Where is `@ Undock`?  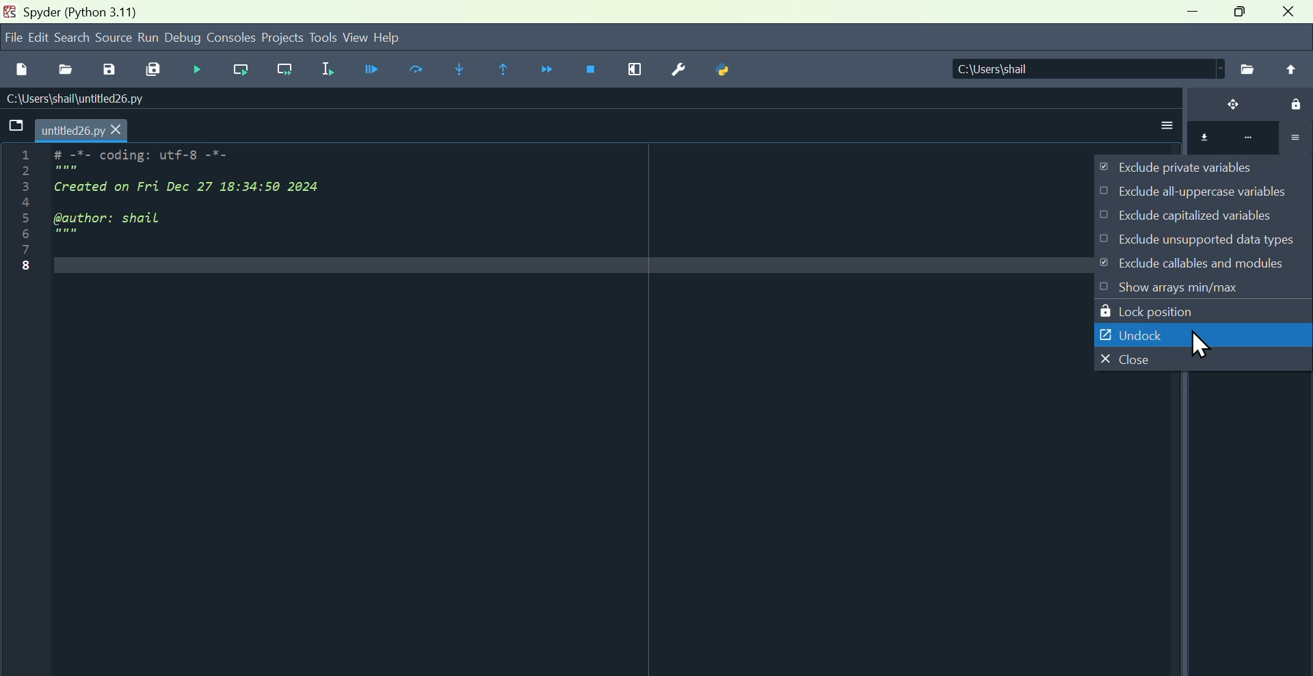
@ Undock is located at coordinates (1126, 331).